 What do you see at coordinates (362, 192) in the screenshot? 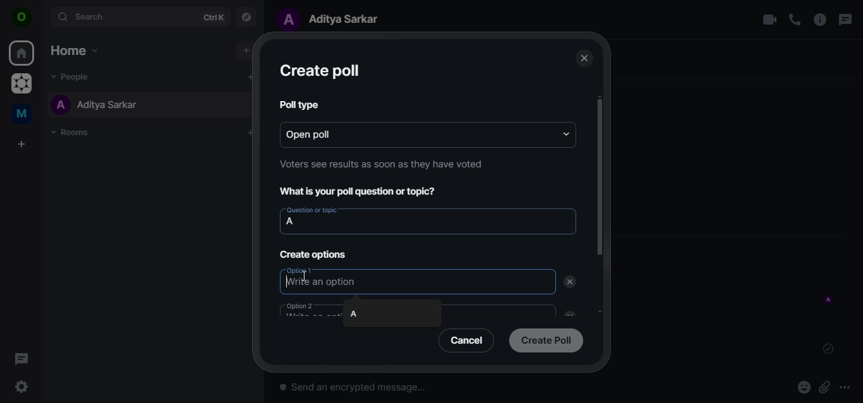
I see `What is your poll question or topic?` at bounding box center [362, 192].